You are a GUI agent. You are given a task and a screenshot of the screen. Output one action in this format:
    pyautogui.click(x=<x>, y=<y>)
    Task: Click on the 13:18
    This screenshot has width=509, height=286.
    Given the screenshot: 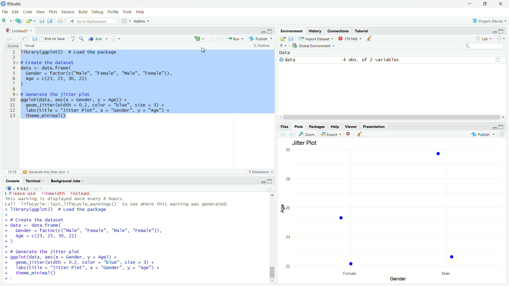 What is the action you would take?
    pyautogui.click(x=9, y=172)
    